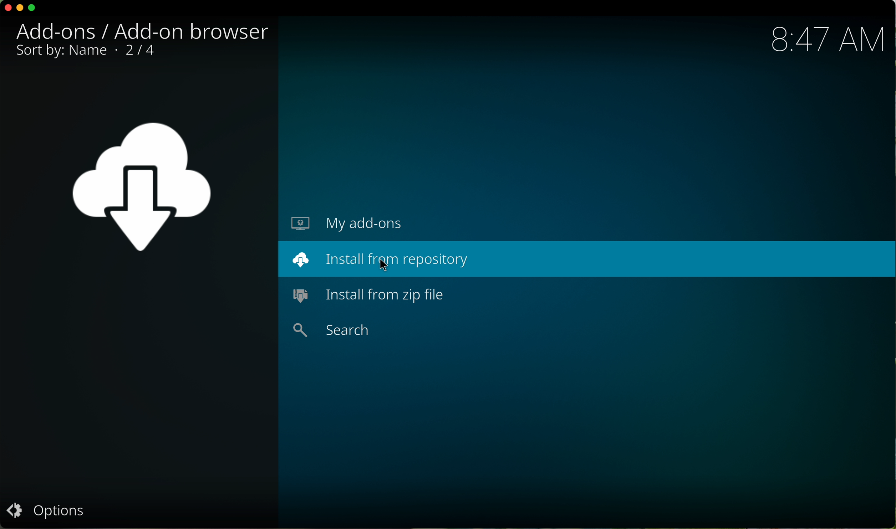  I want to click on sort by: name, so click(85, 52).